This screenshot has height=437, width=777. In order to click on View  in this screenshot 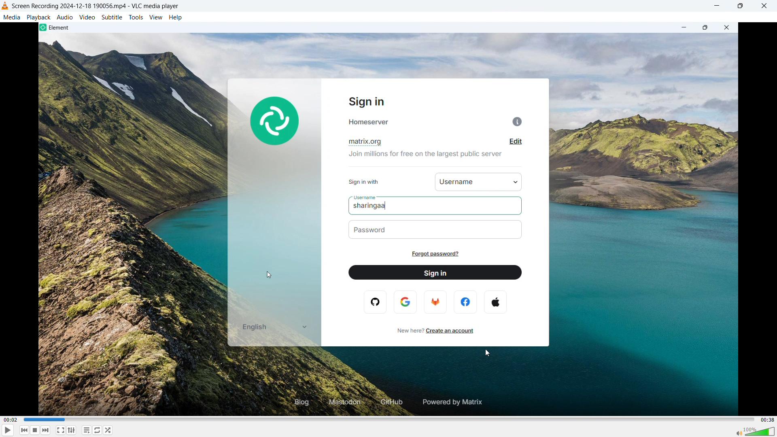, I will do `click(156, 17)`.